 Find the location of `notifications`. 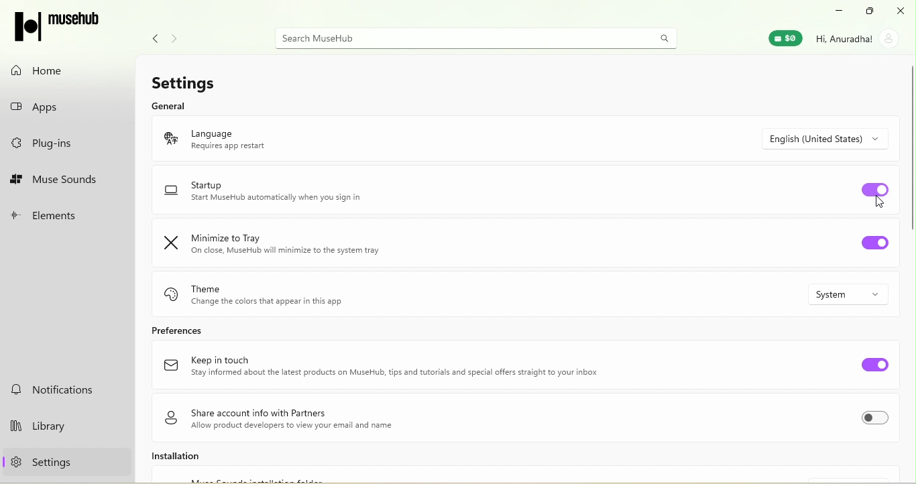

notifications is located at coordinates (59, 389).